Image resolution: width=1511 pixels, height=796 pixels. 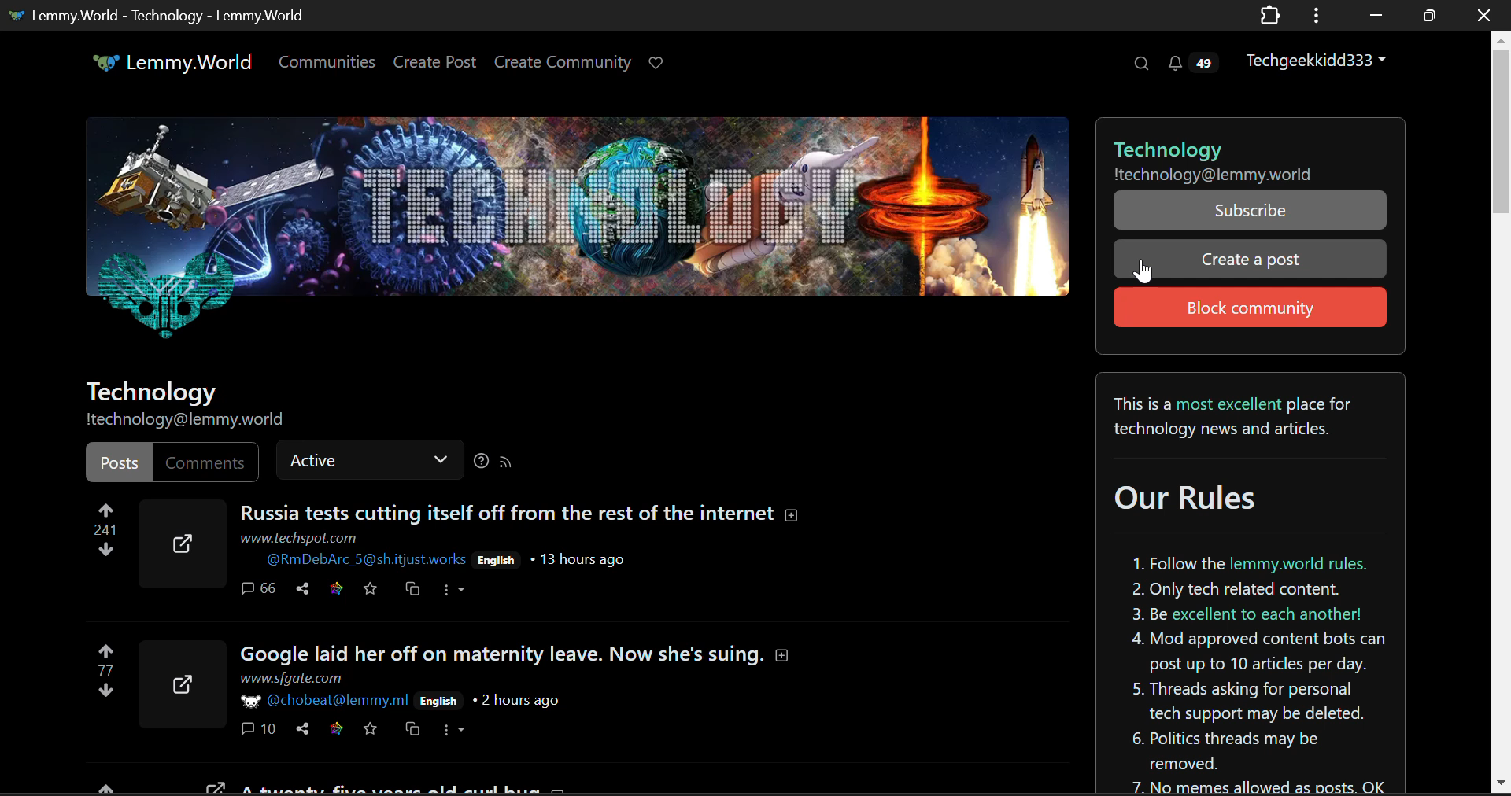 What do you see at coordinates (453, 590) in the screenshot?
I see `More Options` at bounding box center [453, 590].